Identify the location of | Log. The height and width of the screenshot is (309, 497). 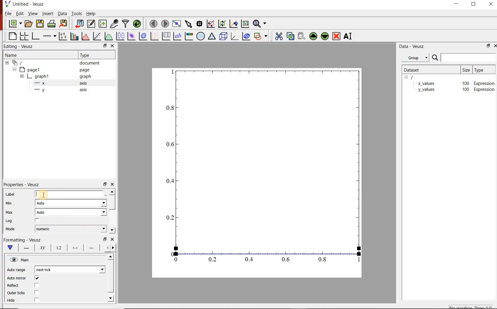
(9, 221).